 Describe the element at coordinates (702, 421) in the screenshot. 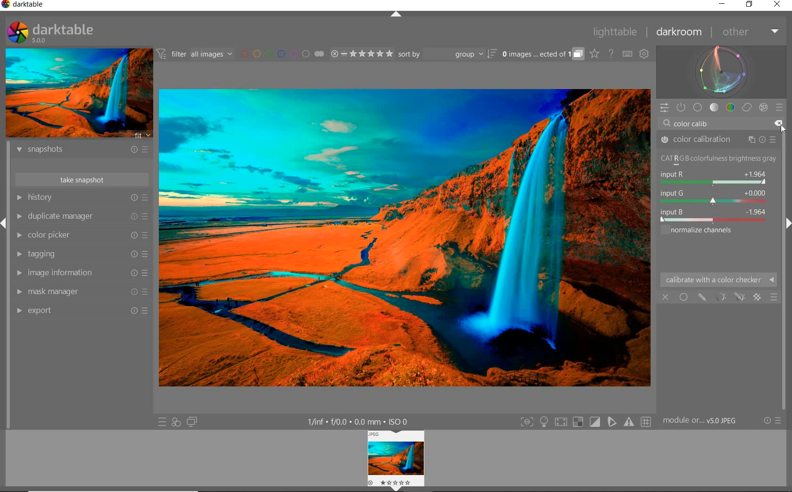

I see `MODULE...v5.0 JPEG` at that location.